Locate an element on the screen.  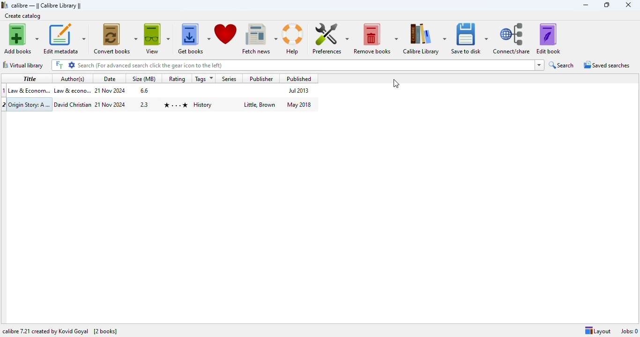
convert books is located at coordinates (116, 38).